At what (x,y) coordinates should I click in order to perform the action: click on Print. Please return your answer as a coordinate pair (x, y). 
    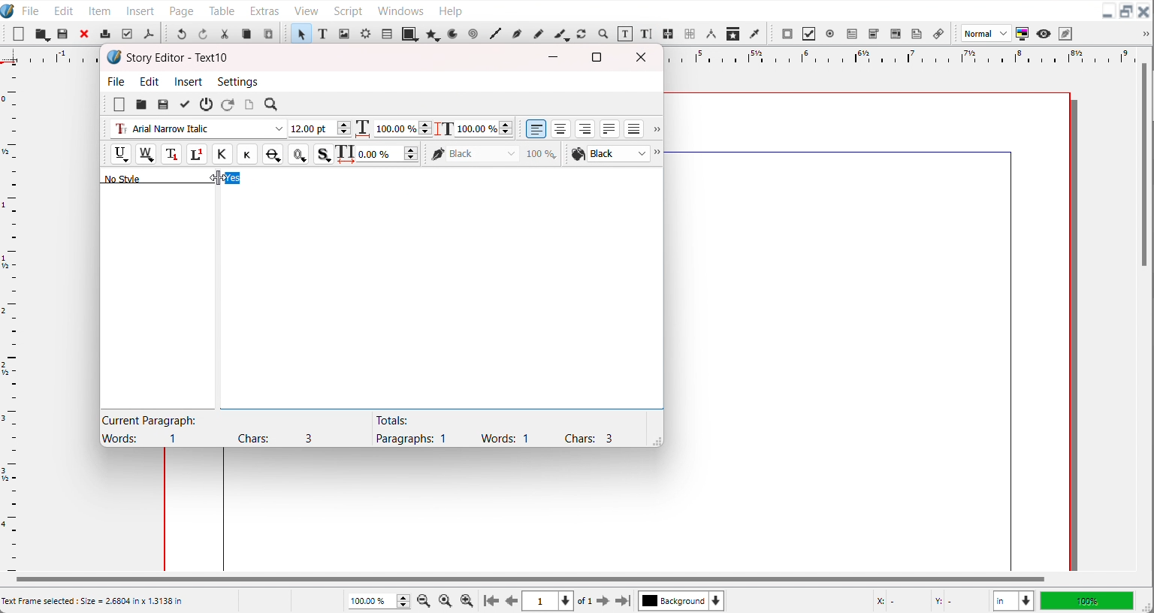
    Looking at the image, I should click on (106, 33).